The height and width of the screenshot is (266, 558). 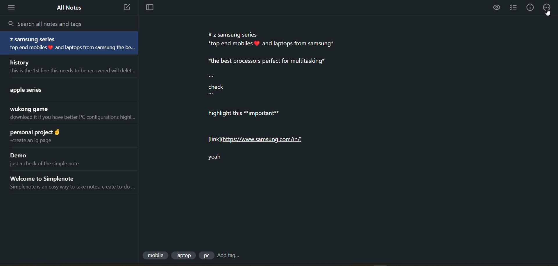 What do you see at coordinates (185, 255) in the screenshot?
I see `tag 2` at bounding box center [185, 255].